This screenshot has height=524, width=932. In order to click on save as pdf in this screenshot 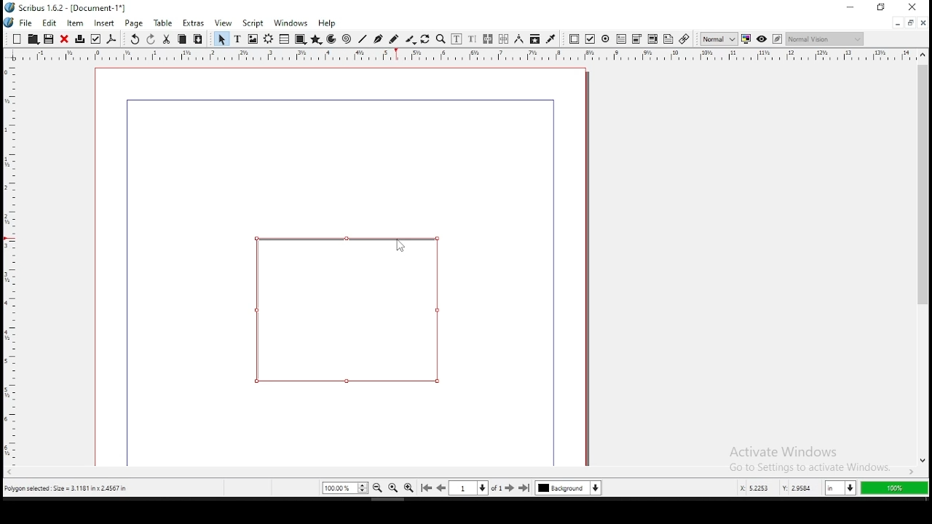, I will do `click(111, 39)`.